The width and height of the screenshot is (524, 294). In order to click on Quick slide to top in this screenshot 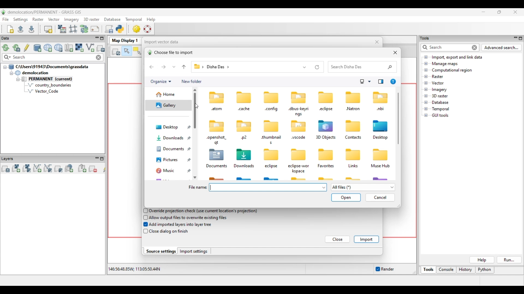, I will do `click(195, 90)`.